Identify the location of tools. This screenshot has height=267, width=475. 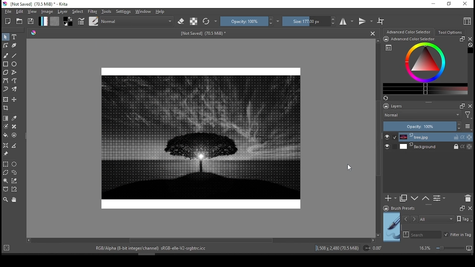
(106, 11).